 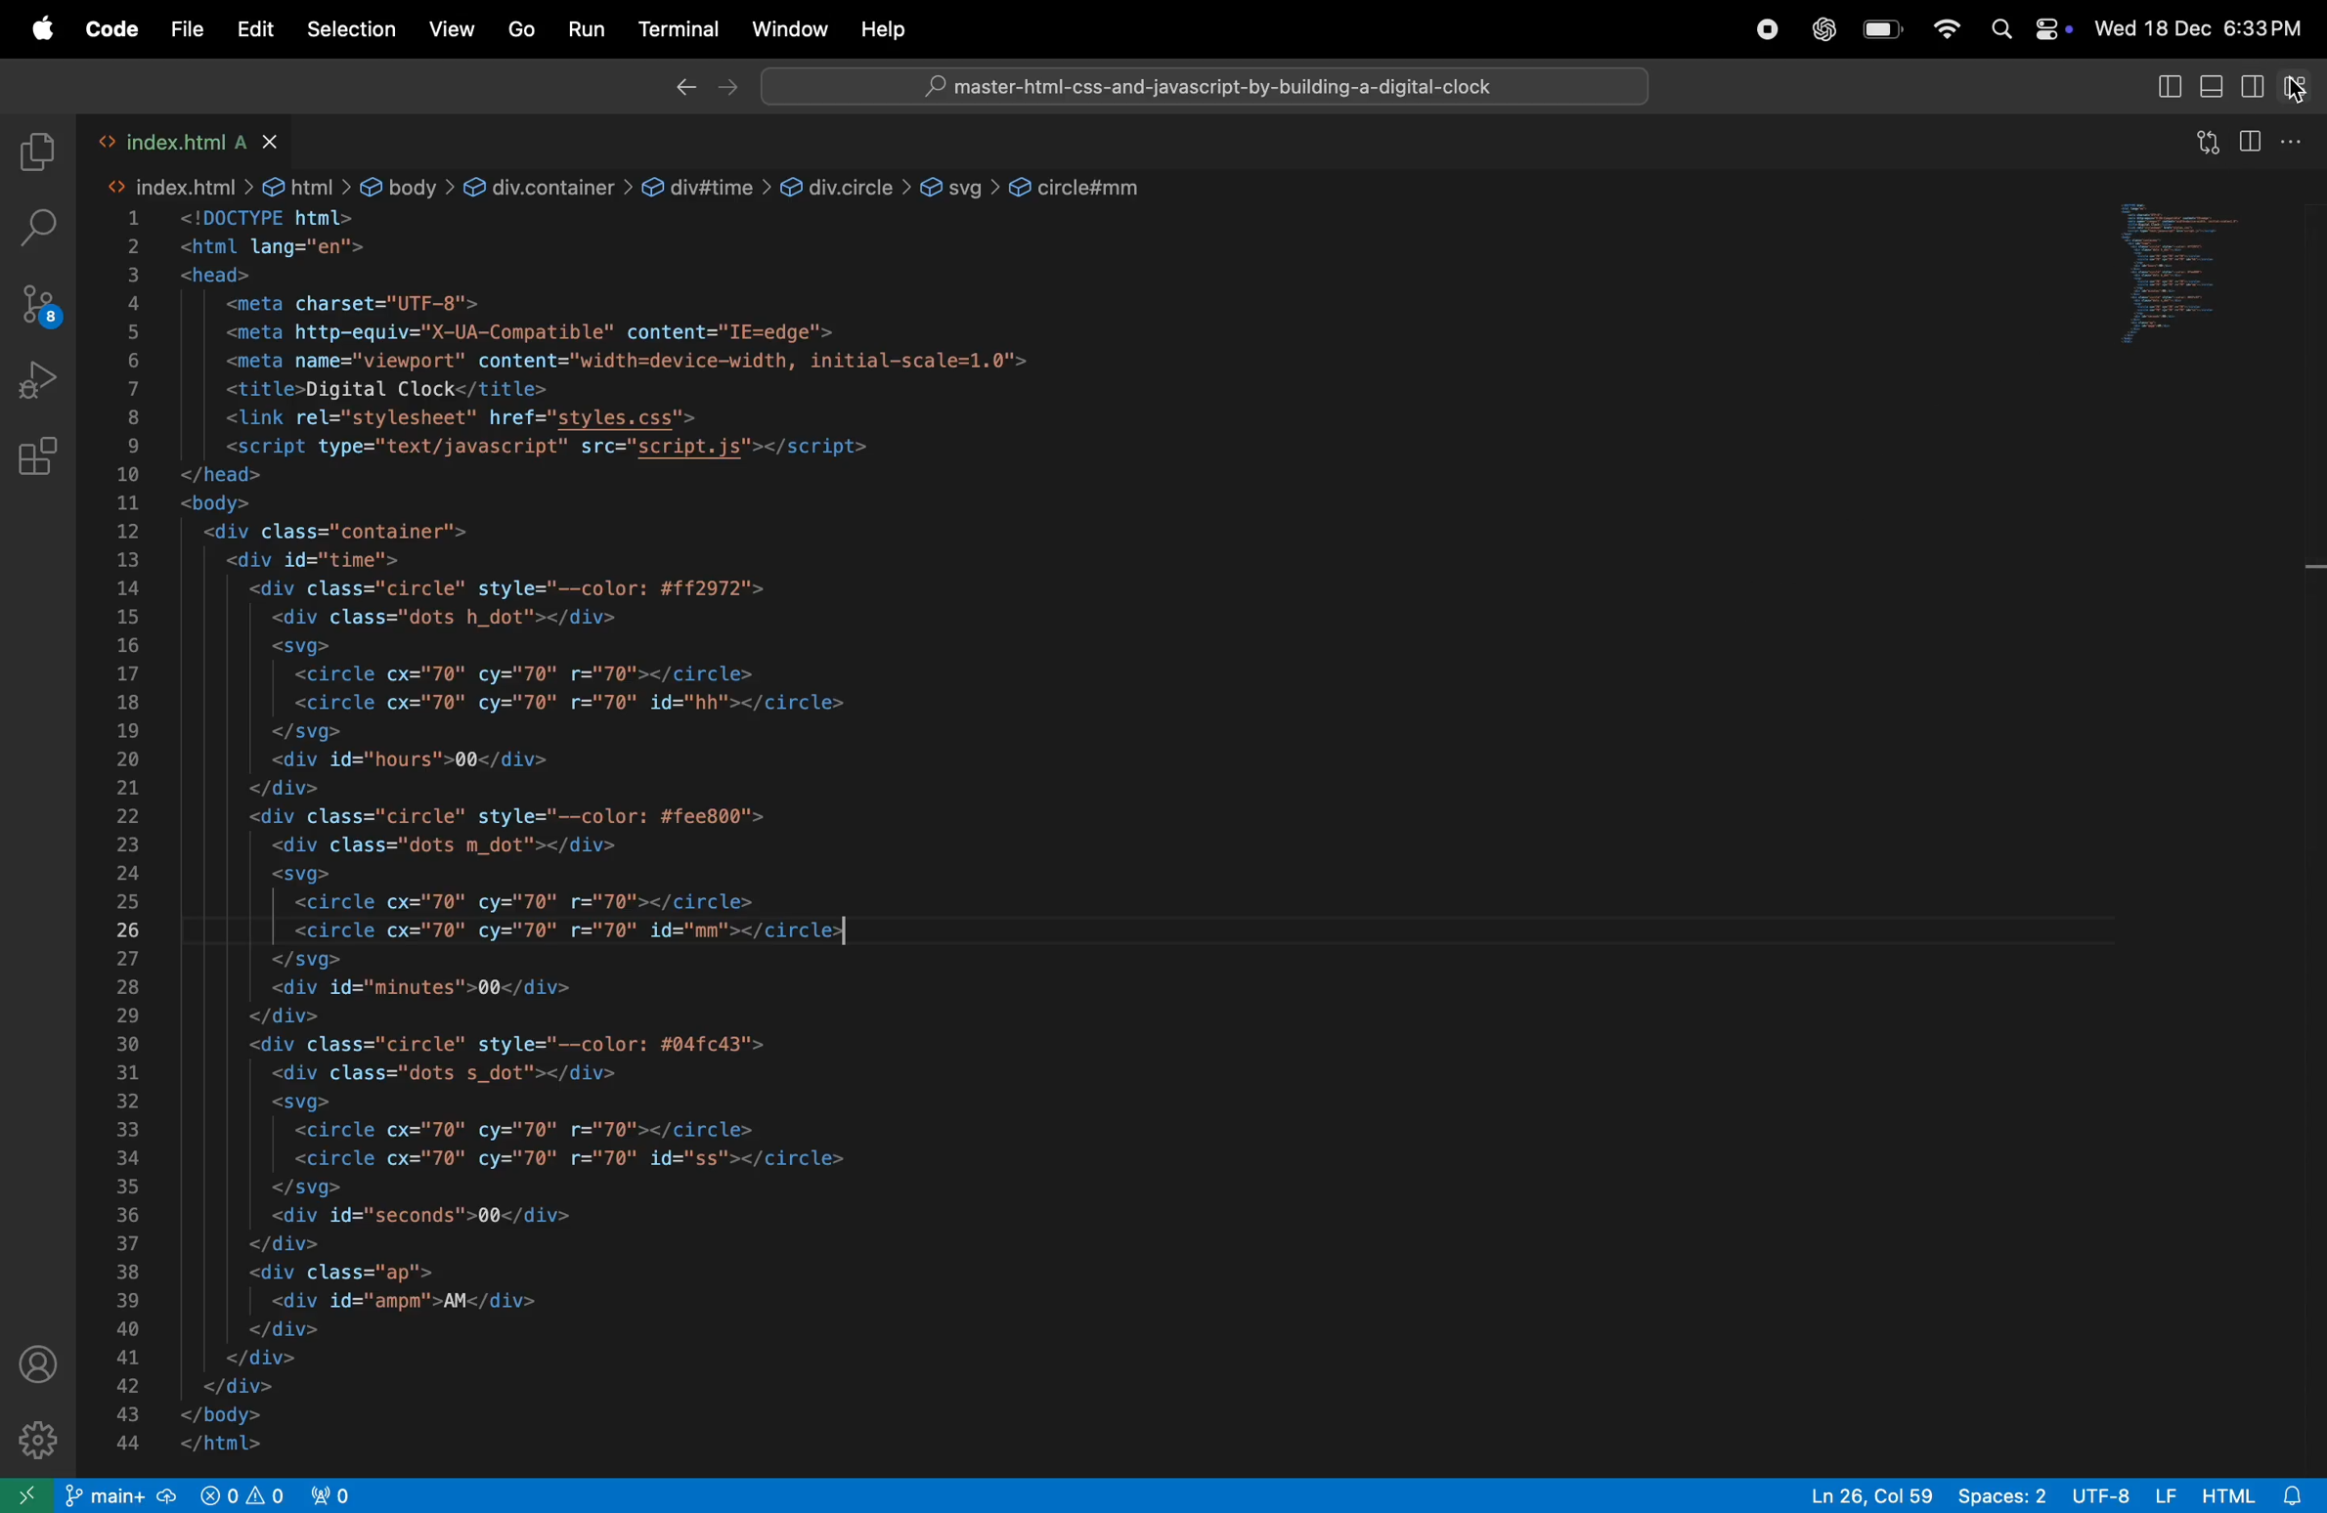 What do you see at coordinates (2203, 24) in the screenshot?
I see `Wed 18 Dec 6:33PM` at bounding box center [2203, 24].